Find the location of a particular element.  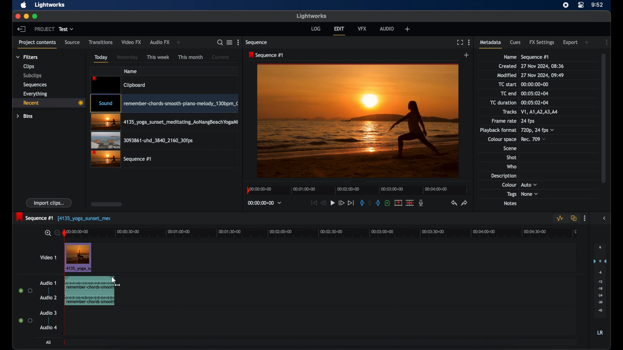

shot is located at coordinates (512, 157).